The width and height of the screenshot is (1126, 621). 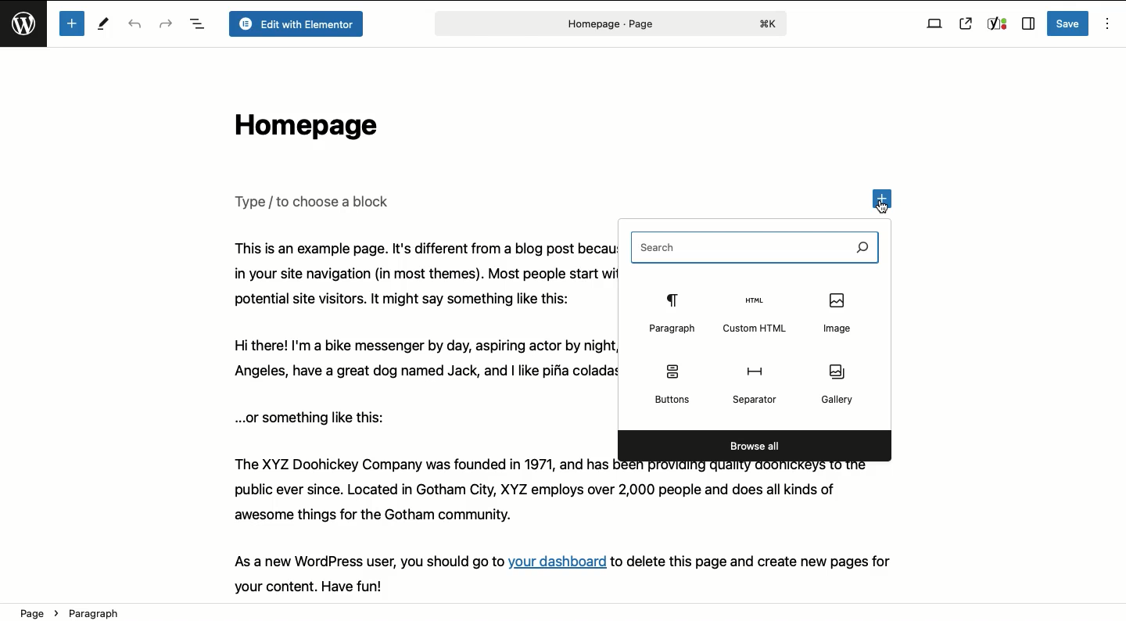 I want to click on Hi there! I'm a bike messenger by day, aspiring actor by night, and this is my website. | live in Los
Angeles, have a great dog named Jack, and | like pifia coladas. (And gettin’ caught in the rain.), so click(x=418, y=361).